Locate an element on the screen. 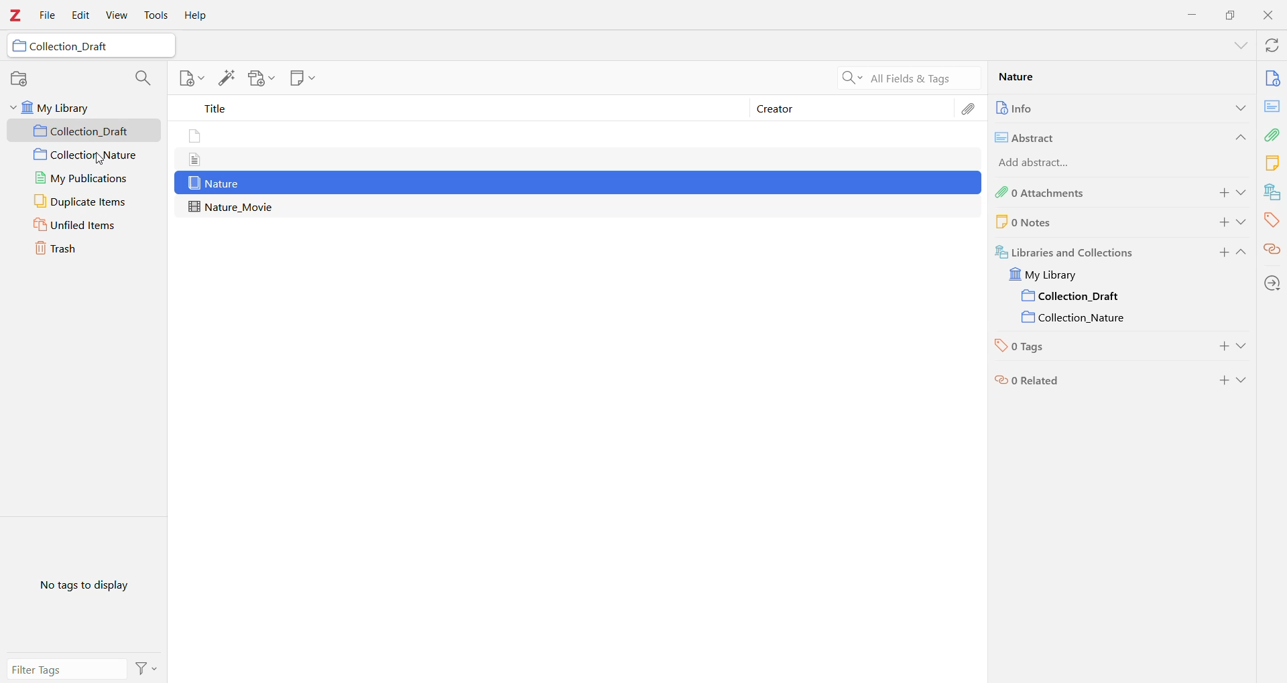 The image size is (1287, 683). Abstract is located at coordinates (1272, 106).